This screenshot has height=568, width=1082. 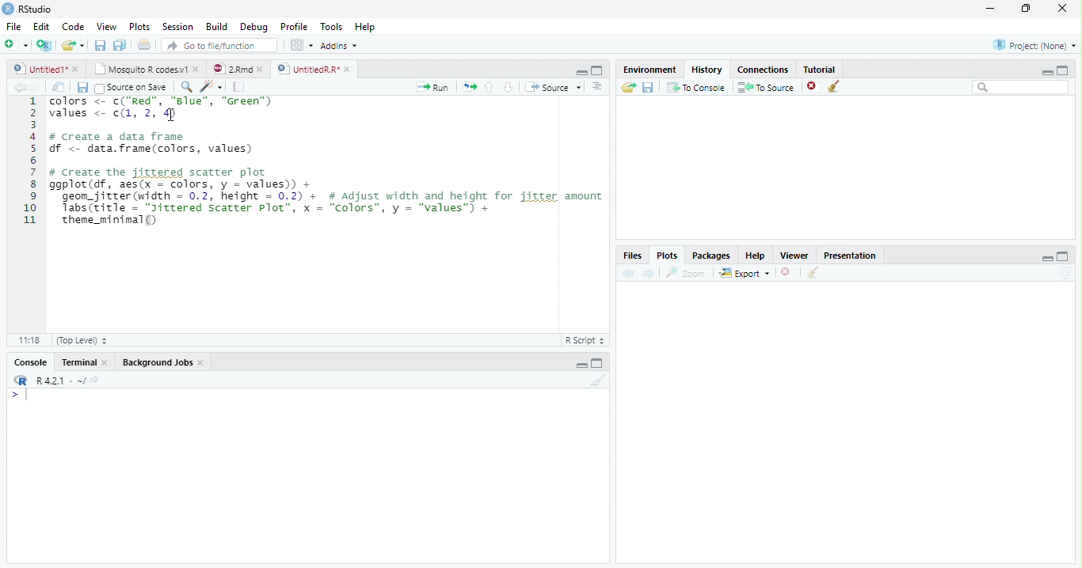 What do you see at coordinates (489, 87) in the screenshot?
I see `Go to previous section/chunk` at bounding box center [489, 87].